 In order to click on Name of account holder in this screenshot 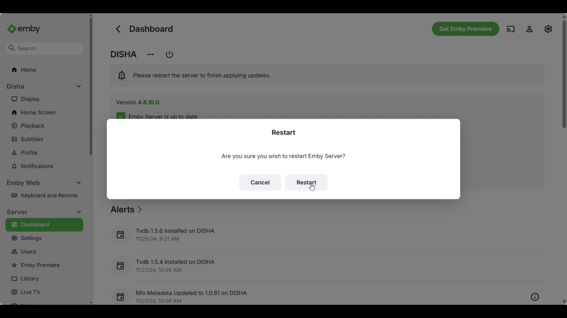, I will do `click(124, 54)`.